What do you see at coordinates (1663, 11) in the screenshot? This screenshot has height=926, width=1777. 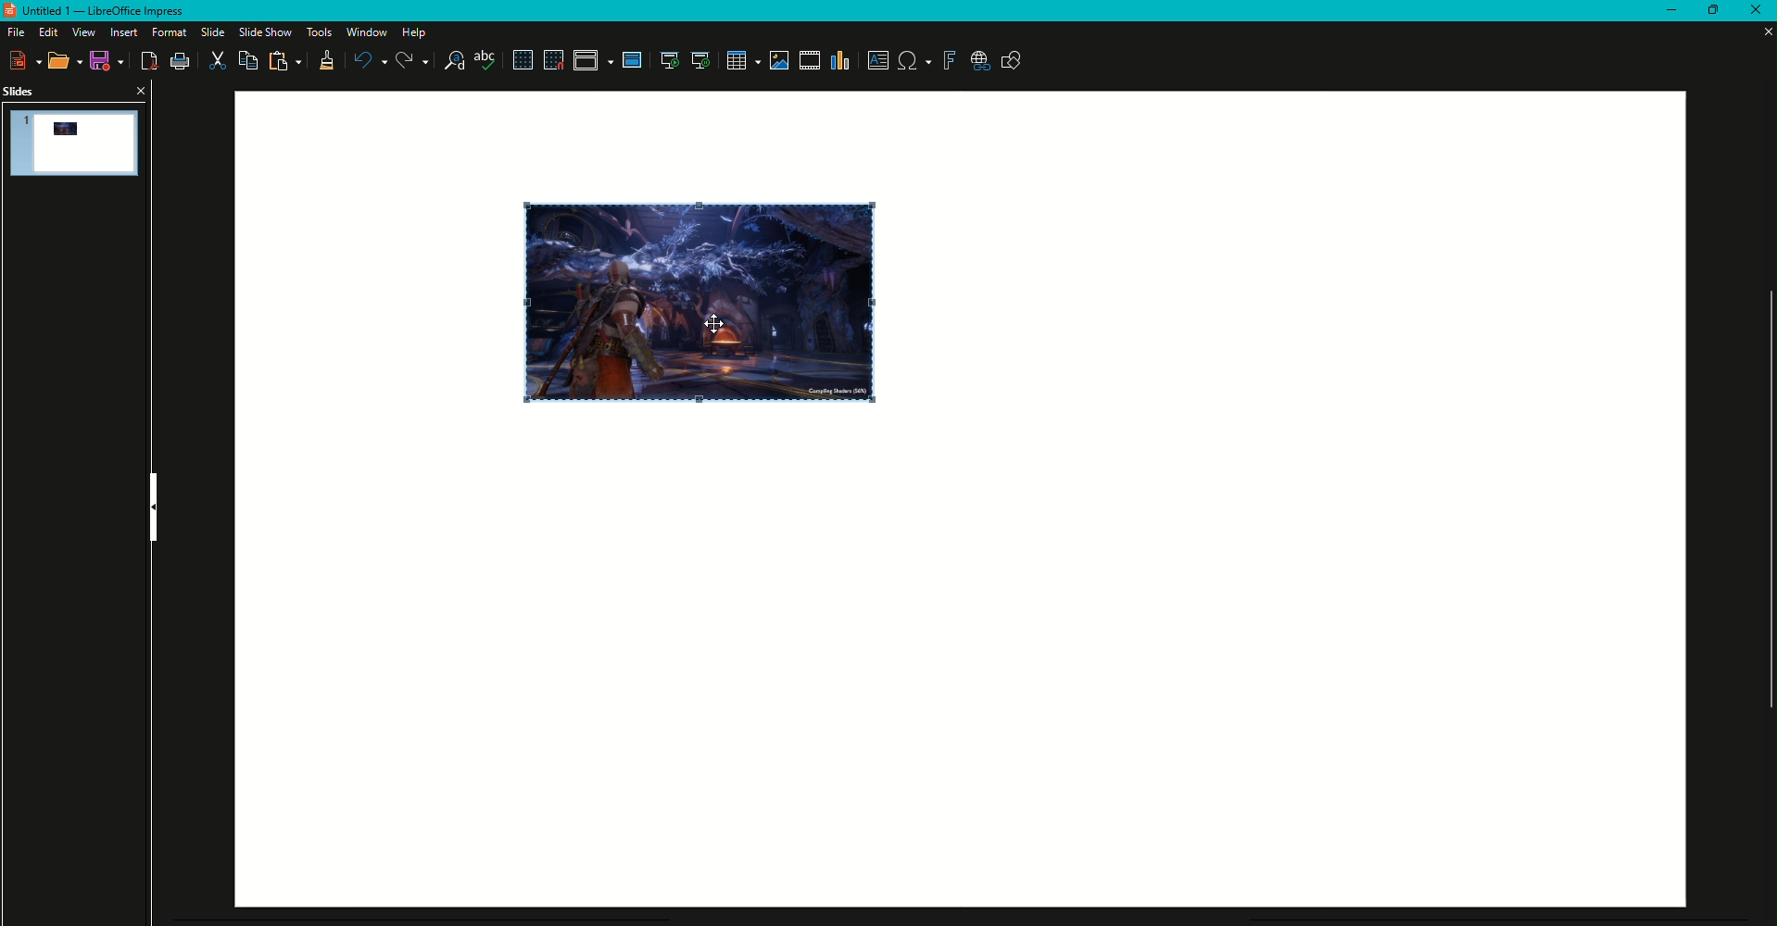 I see `Minimize` at bounding box center [1663, 11].